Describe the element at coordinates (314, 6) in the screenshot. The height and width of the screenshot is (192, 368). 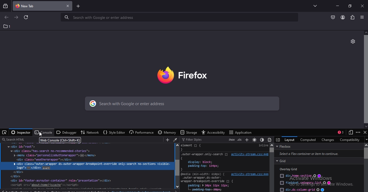
I see `list all tabs` at that location.